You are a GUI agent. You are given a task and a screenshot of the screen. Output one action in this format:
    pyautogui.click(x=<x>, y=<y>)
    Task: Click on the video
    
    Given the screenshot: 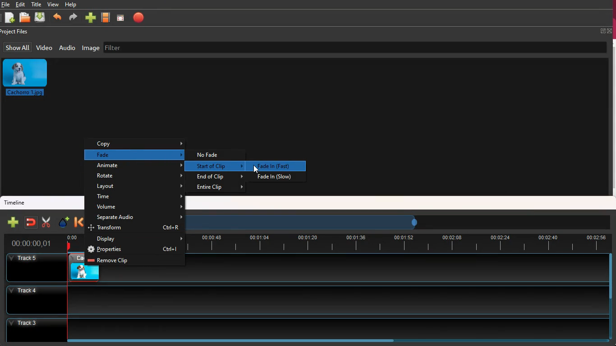 What is the action you would take?
    pyautogui.click(x=77, y=266)
    